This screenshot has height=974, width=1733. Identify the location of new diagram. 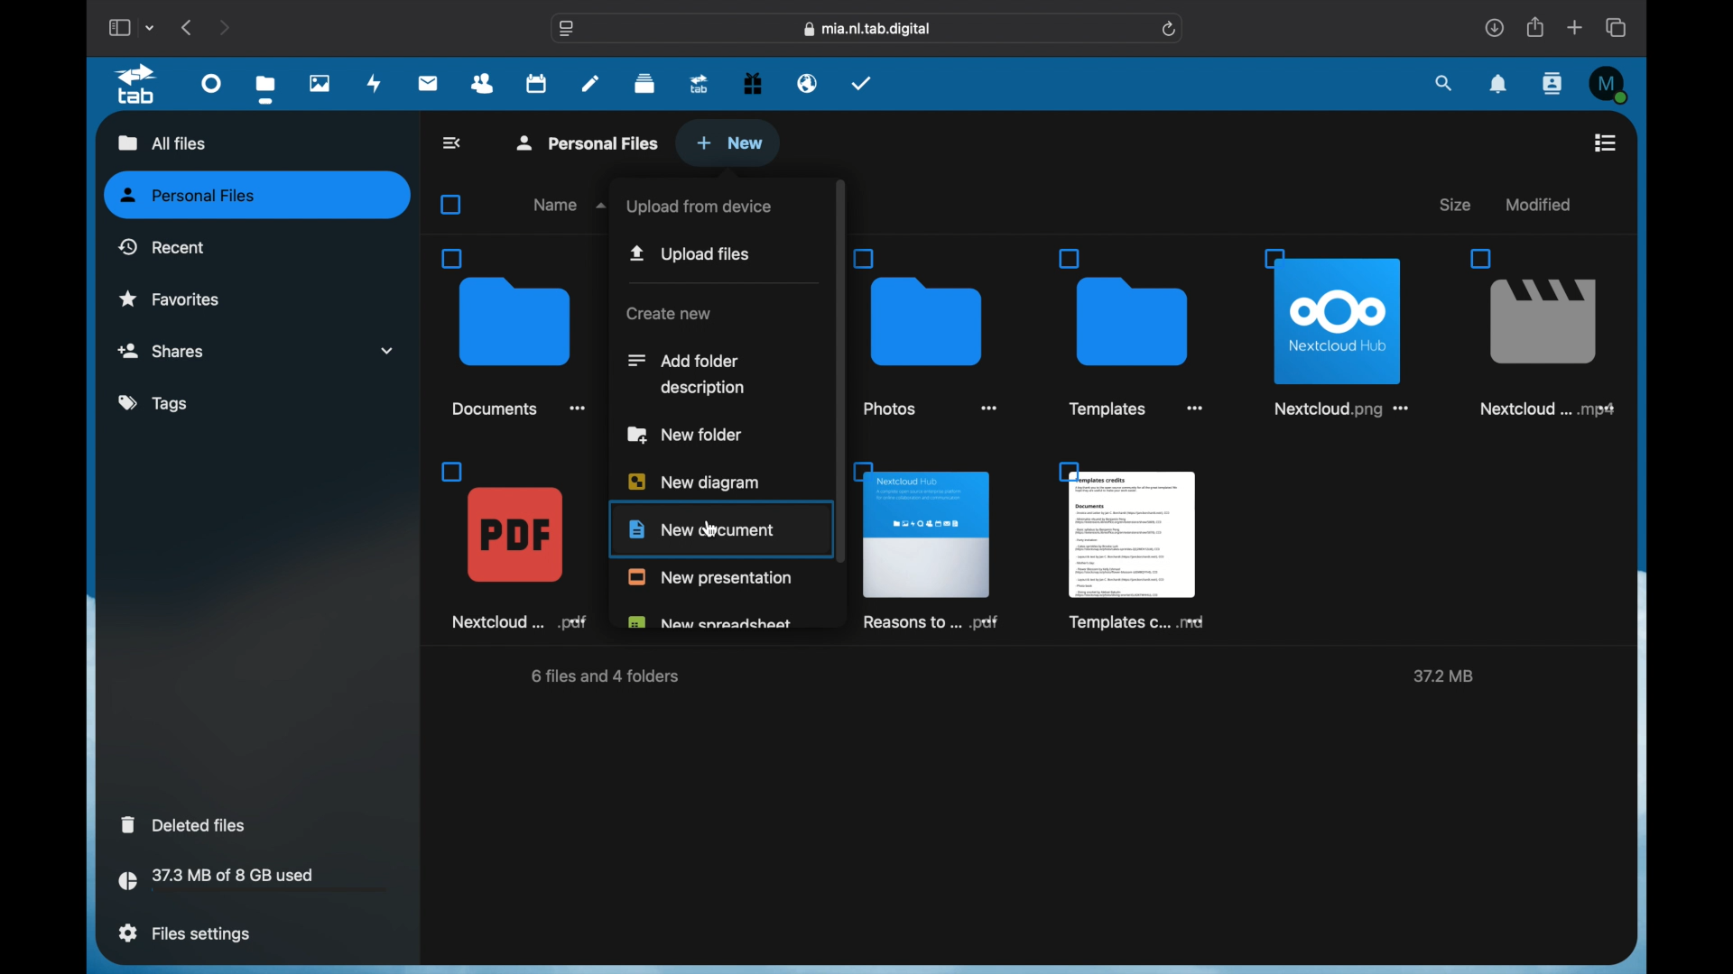
(695, 480).